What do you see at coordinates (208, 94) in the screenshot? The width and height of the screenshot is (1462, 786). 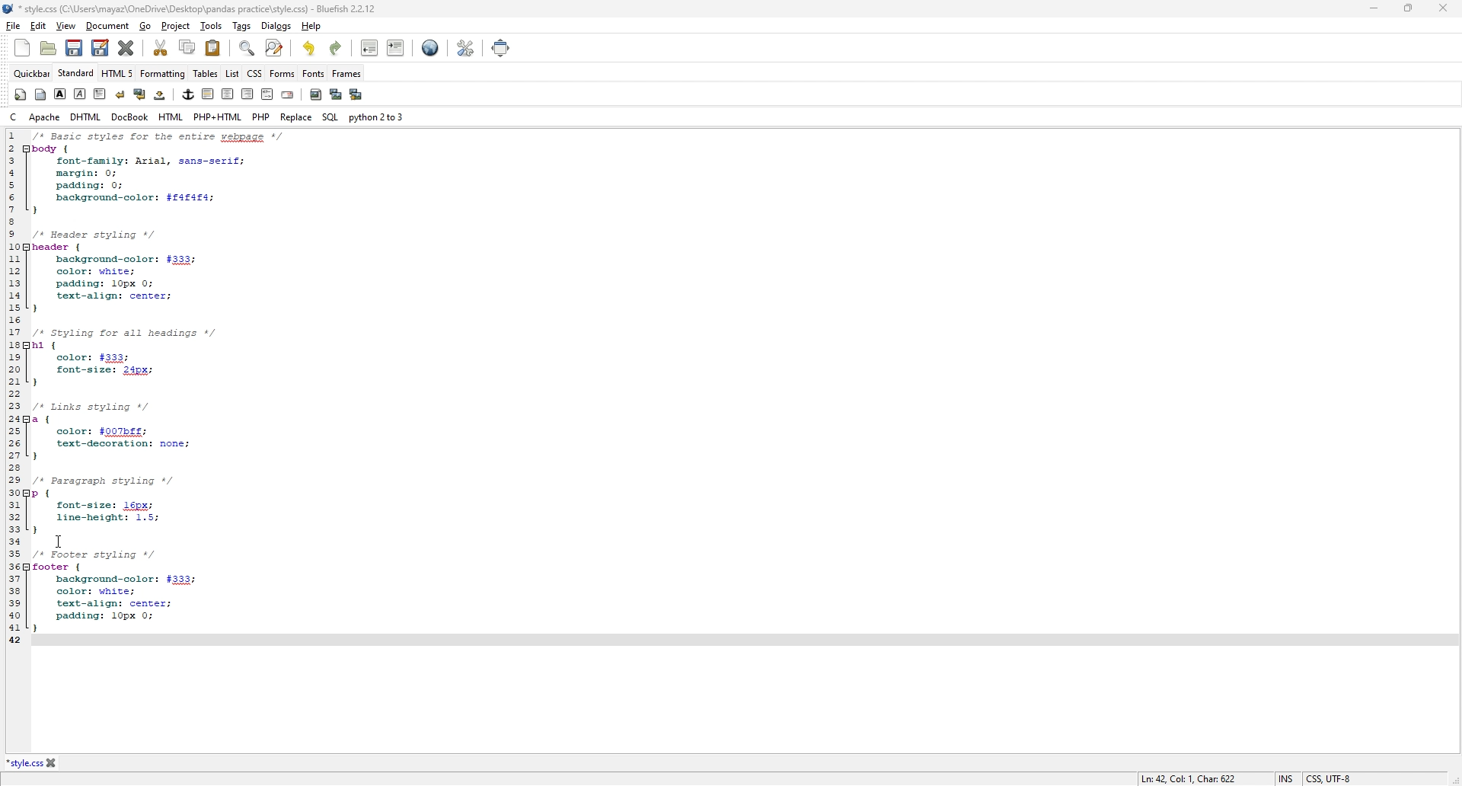 I see `right indent` at bounding box center [208, 94].